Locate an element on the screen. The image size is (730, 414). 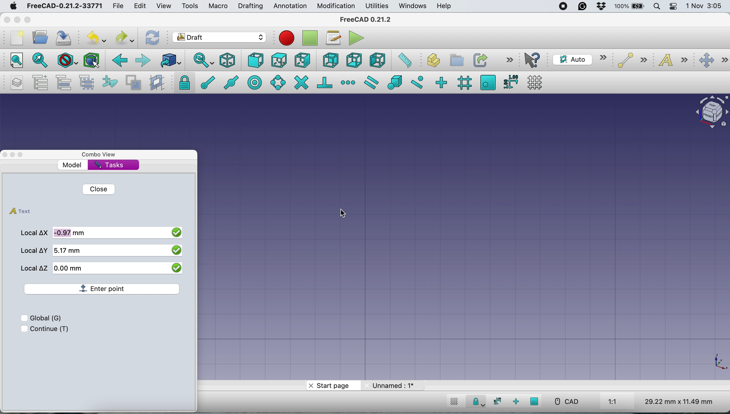
snap center is located at coordinates (254, 84).